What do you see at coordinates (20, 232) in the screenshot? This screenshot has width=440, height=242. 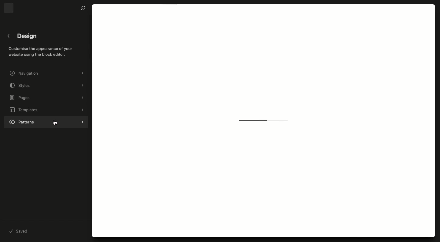 I see `Saved` at bounding box center [20, 232].